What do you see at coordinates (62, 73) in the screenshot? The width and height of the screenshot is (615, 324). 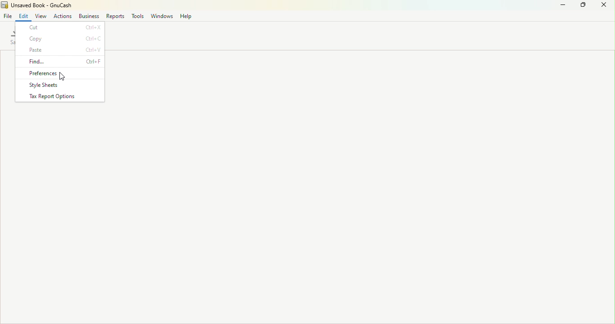 I see `Preference` at bounding box center [62, 73].